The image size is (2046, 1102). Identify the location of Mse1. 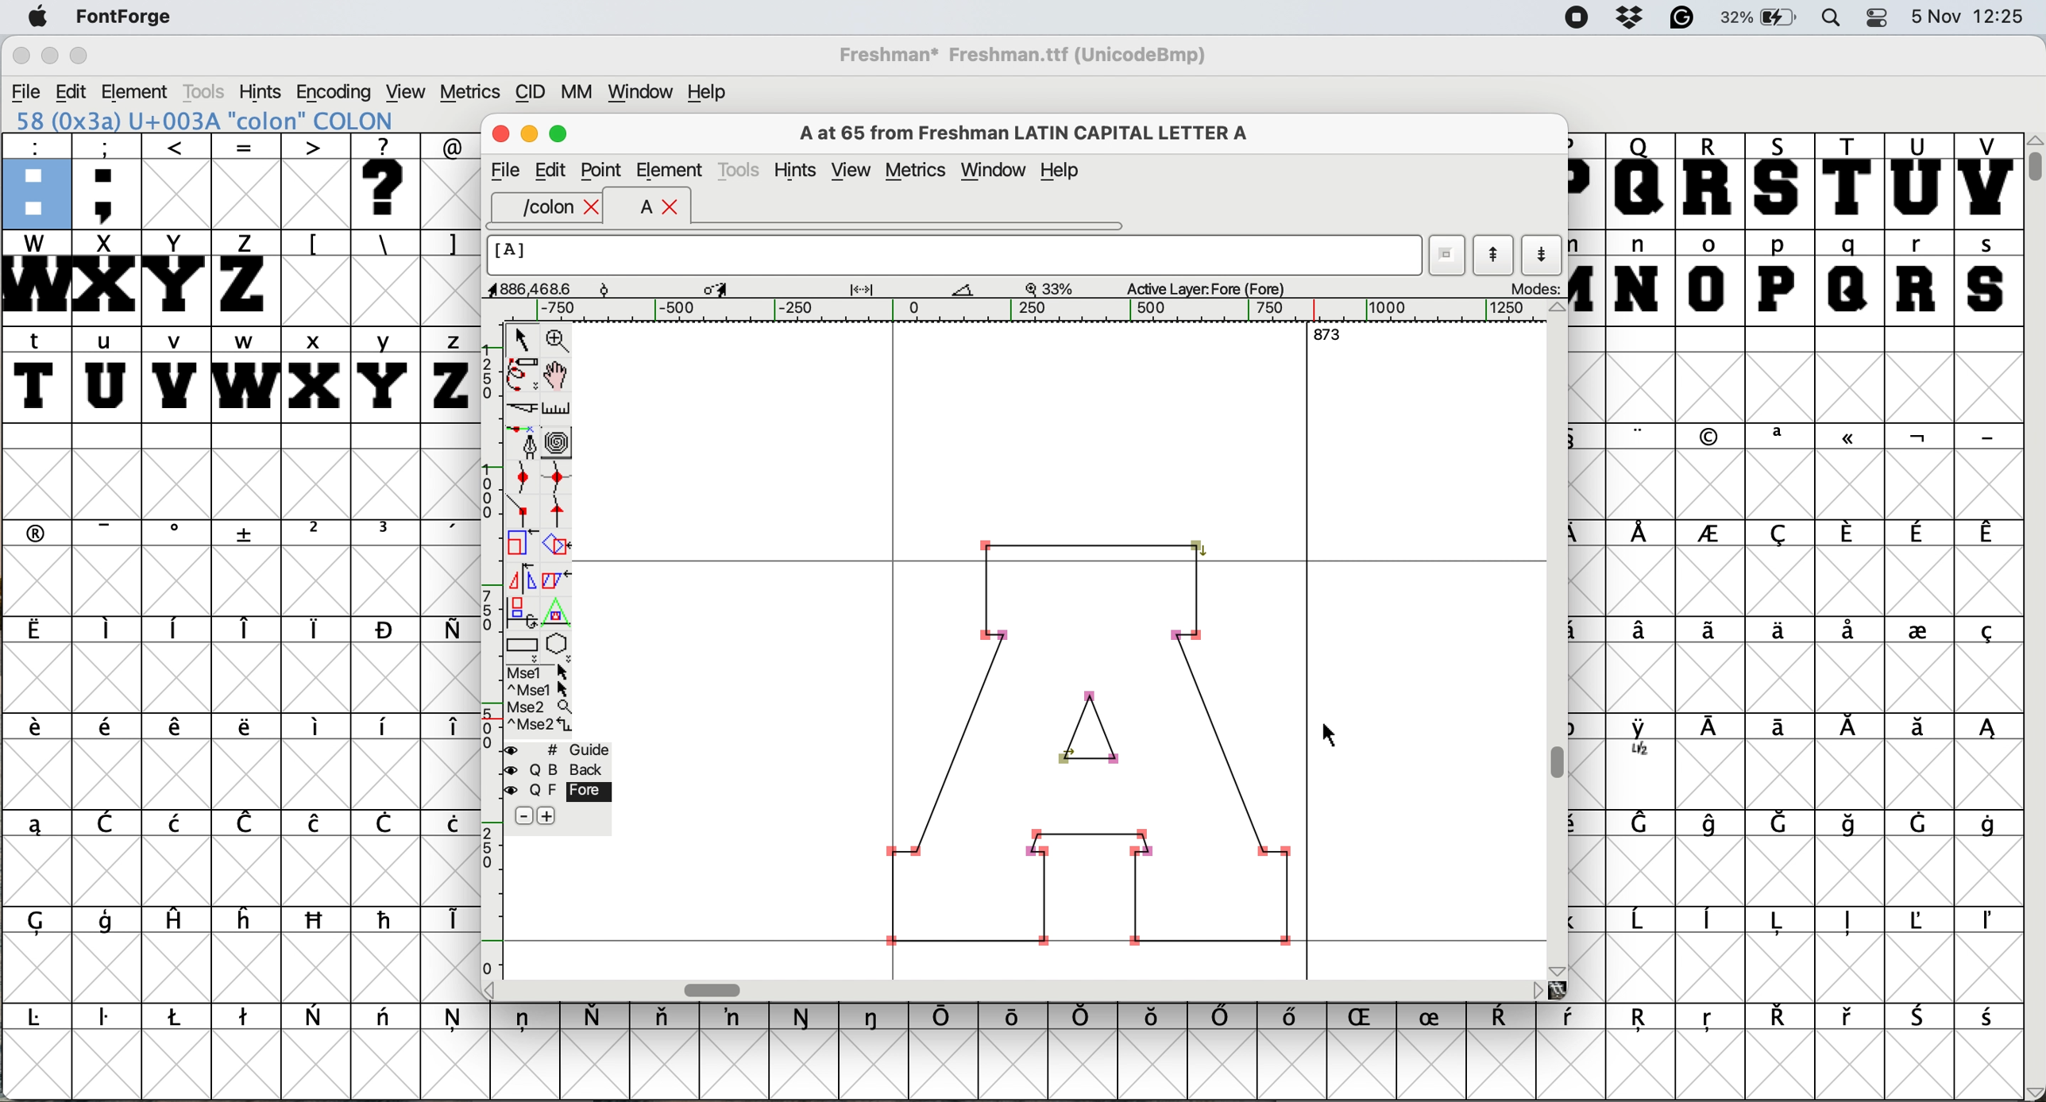
(542, 669).